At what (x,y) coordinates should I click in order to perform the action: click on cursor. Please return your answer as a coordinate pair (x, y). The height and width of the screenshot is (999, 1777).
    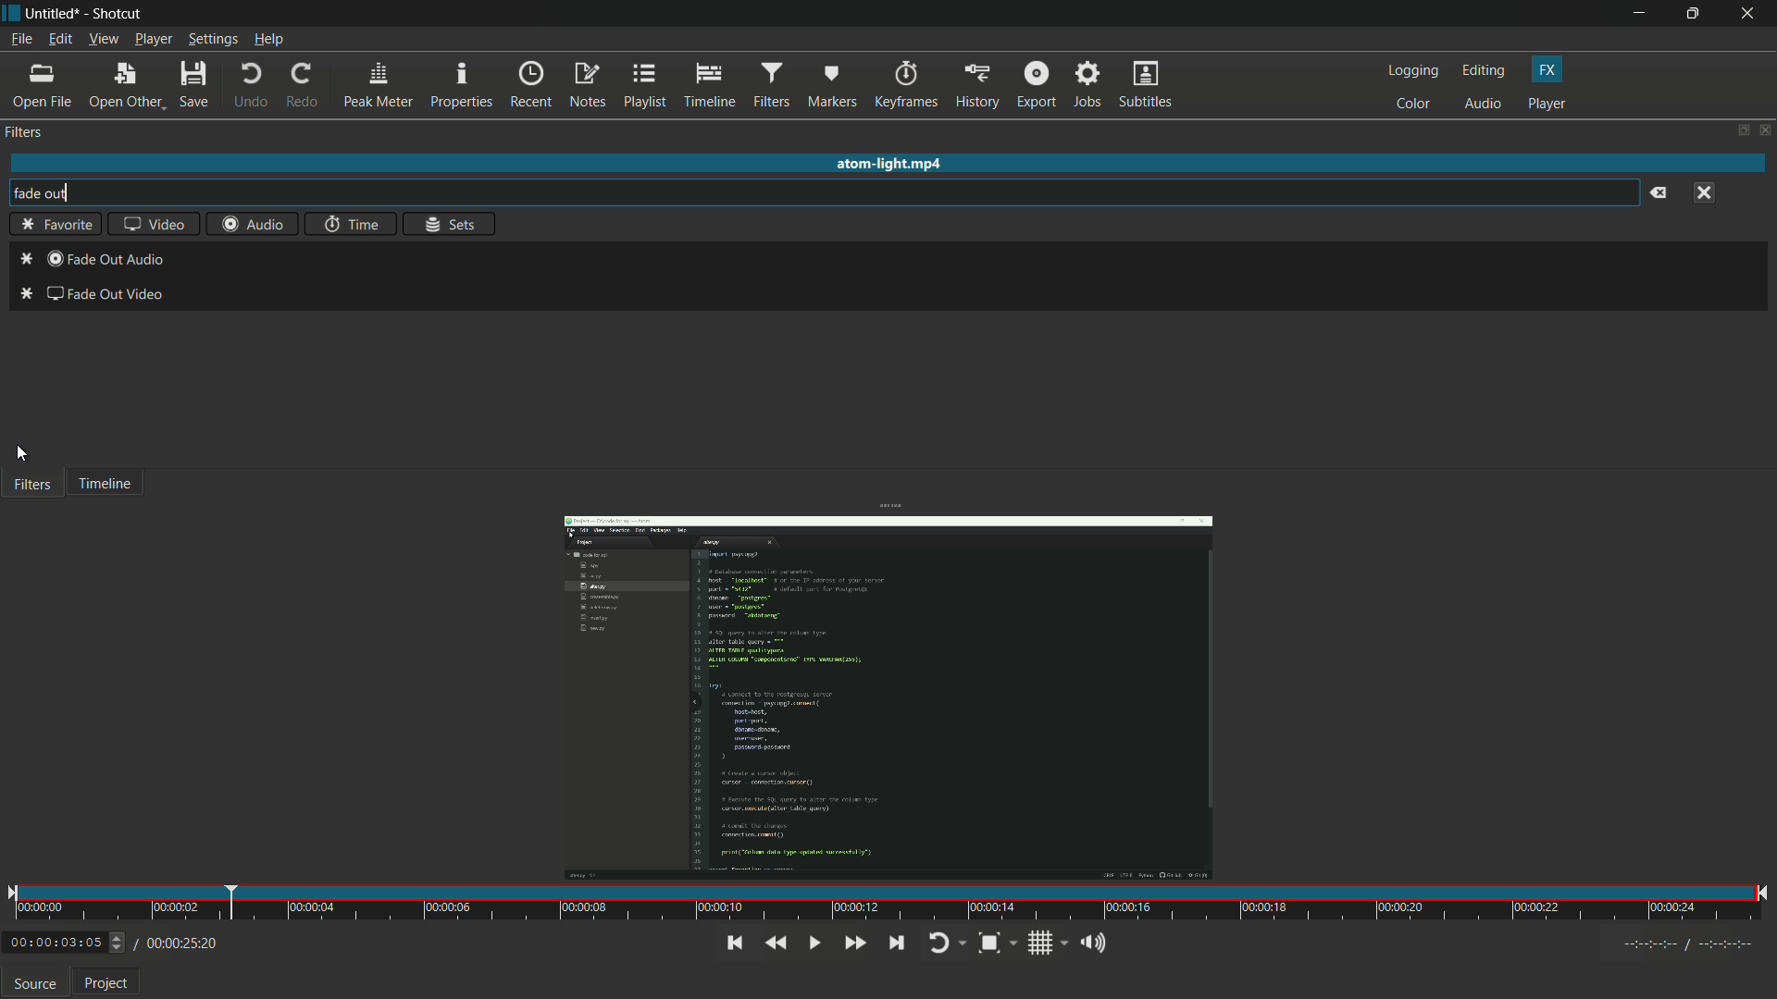
    Looking at the image, I should click on (21, 453).